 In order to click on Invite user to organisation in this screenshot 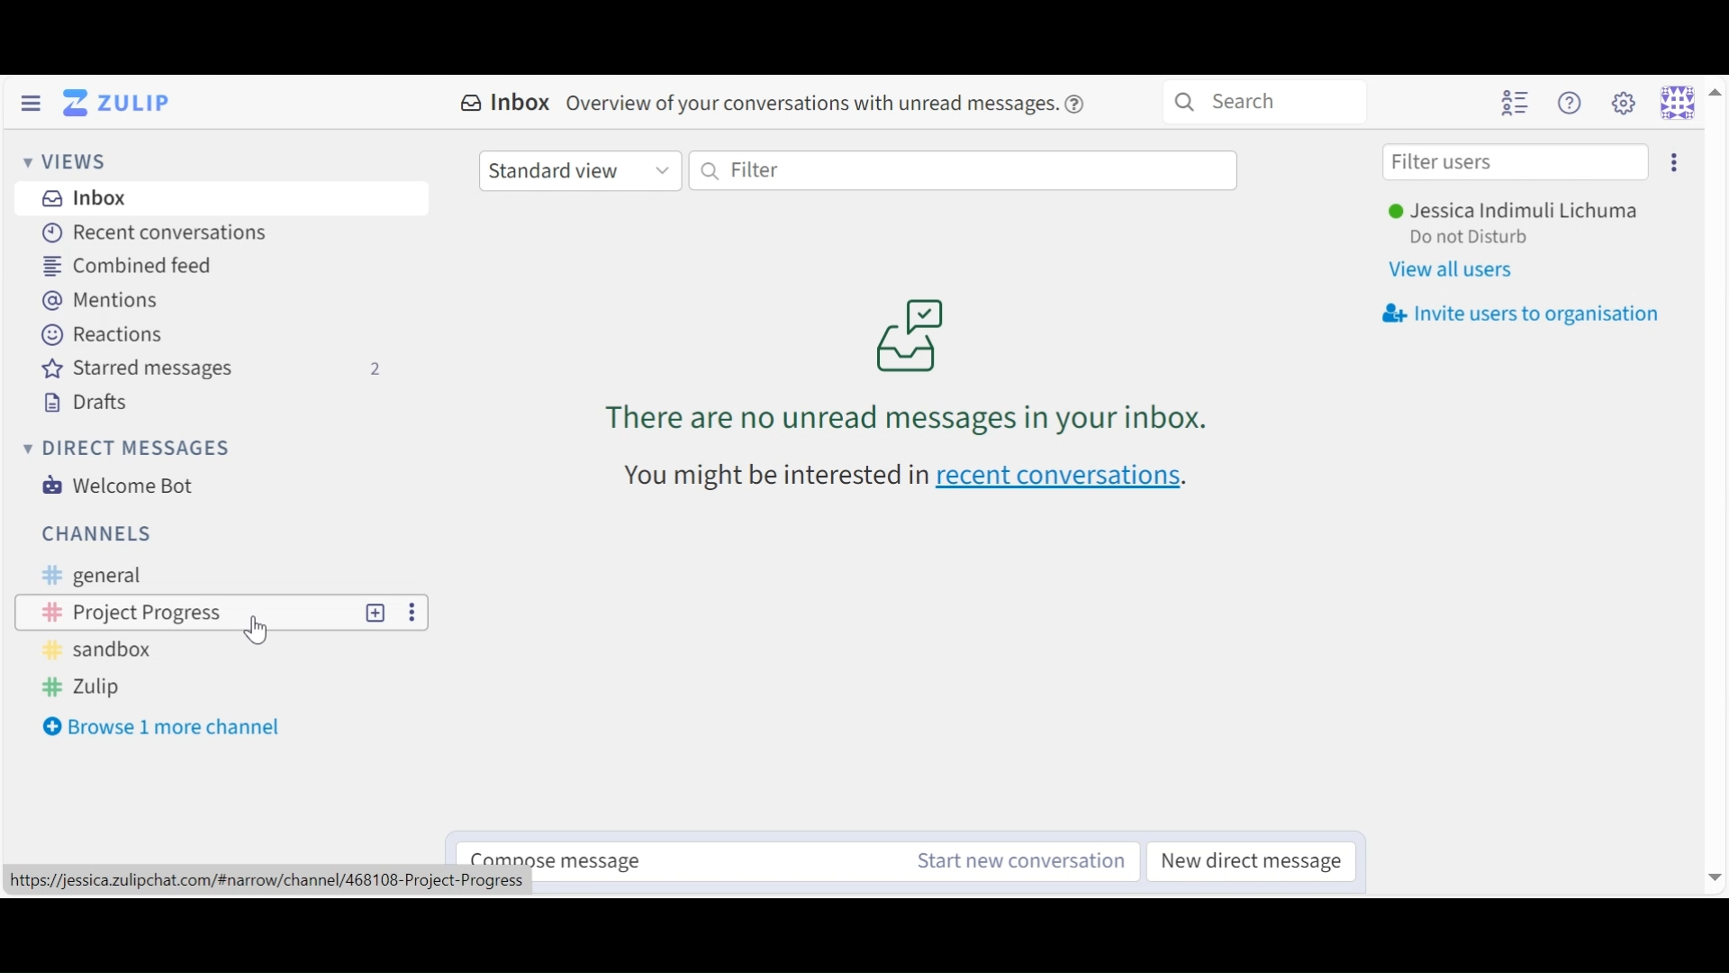, I will do `click(1517, 316)`.